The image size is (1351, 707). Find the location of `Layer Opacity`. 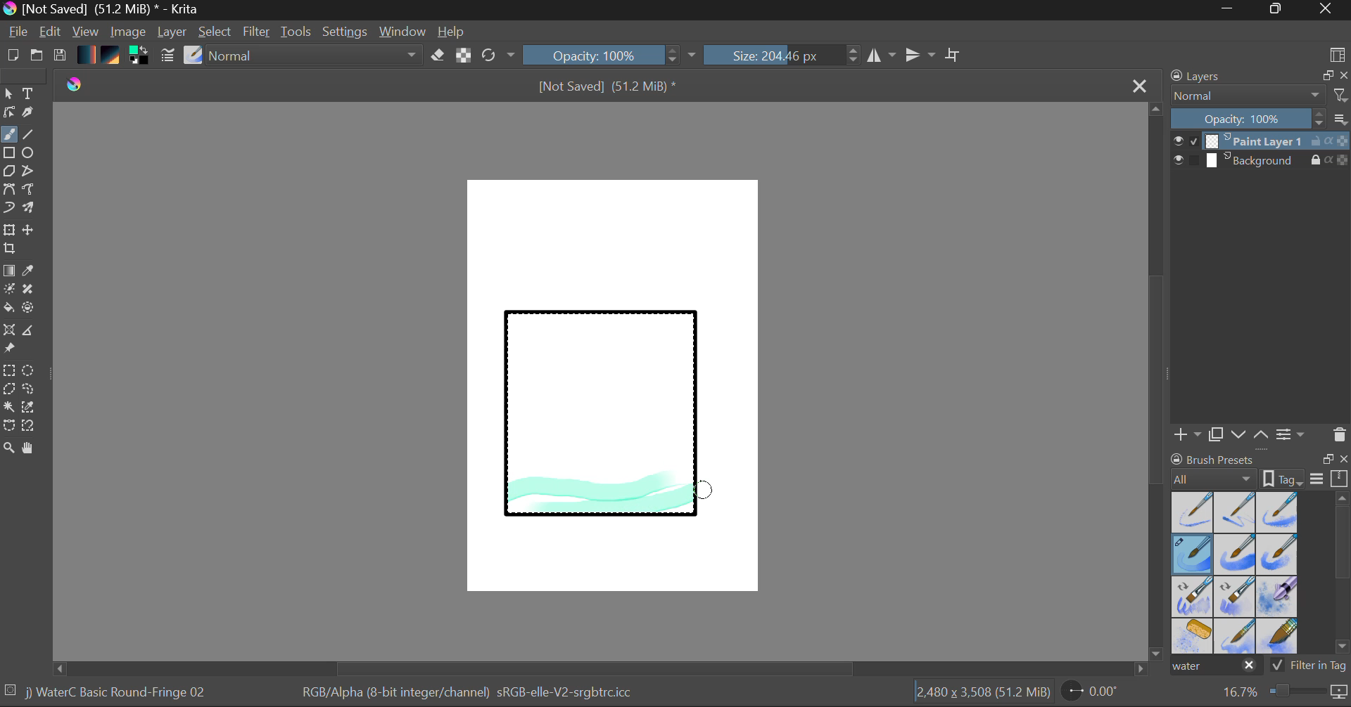

Layer Opacity is located at coordinates (1262, 119).